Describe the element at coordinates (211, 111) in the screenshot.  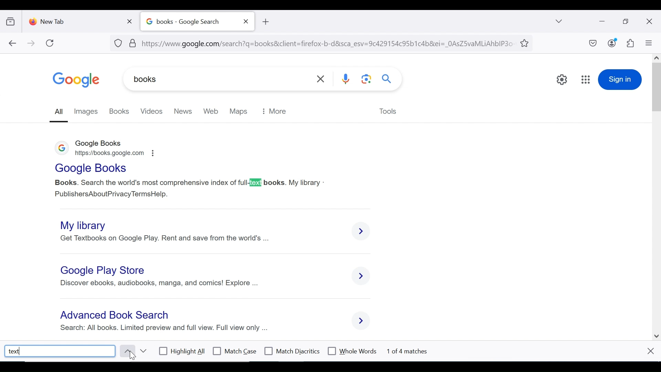
I see `web` at that location.